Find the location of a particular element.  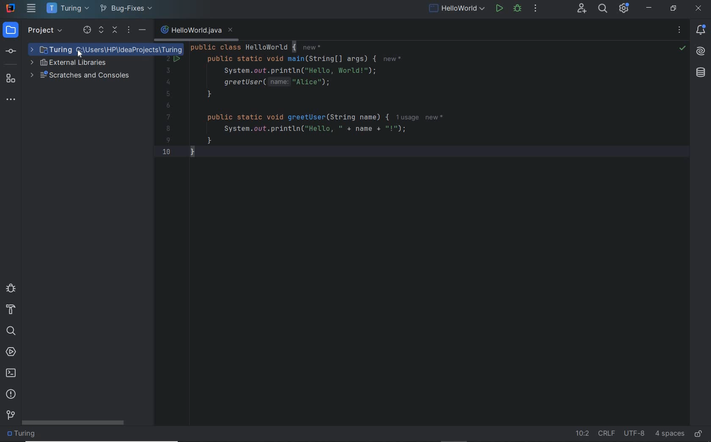

more tool windows is located at coordinates (11, 100).